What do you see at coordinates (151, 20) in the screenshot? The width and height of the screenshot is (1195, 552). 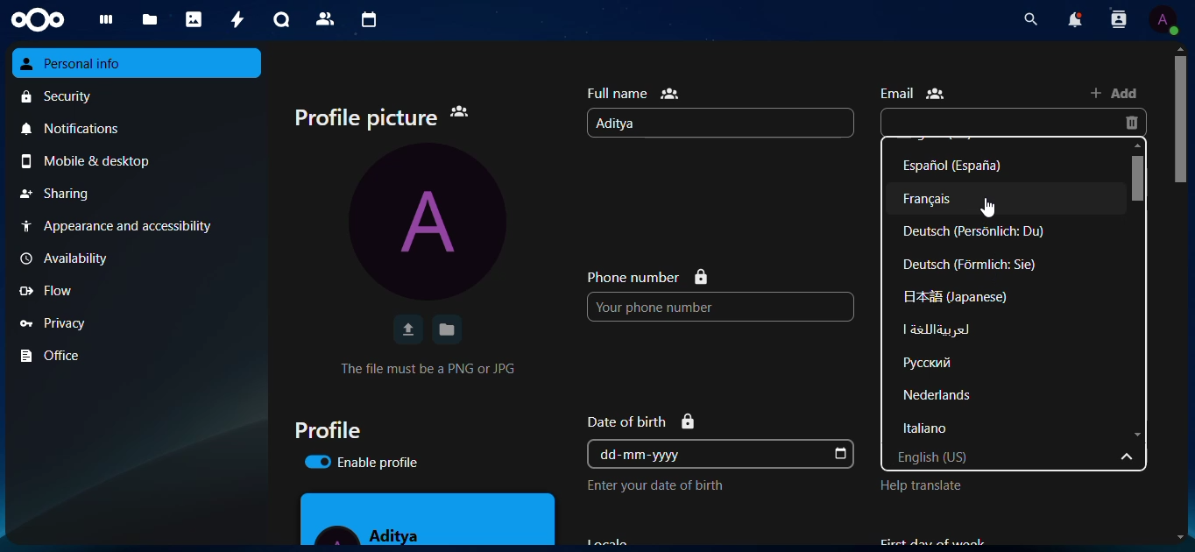 I see `files` at bounding box center [151, 20].